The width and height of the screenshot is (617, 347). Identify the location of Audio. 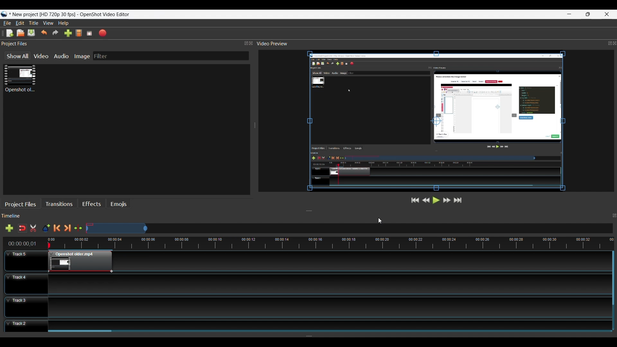
(60, 57).